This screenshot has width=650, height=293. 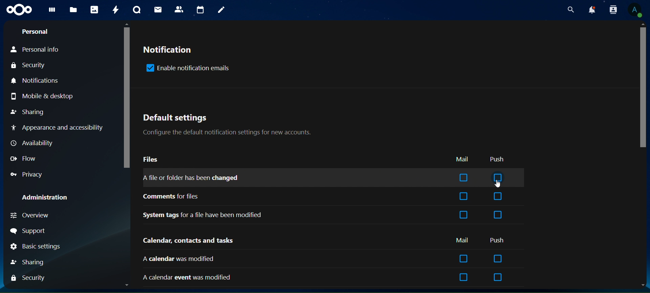 What do you see at coordinates (634, 10) in the screenshot?
I see `view profile` at bounding box center [634, 10].